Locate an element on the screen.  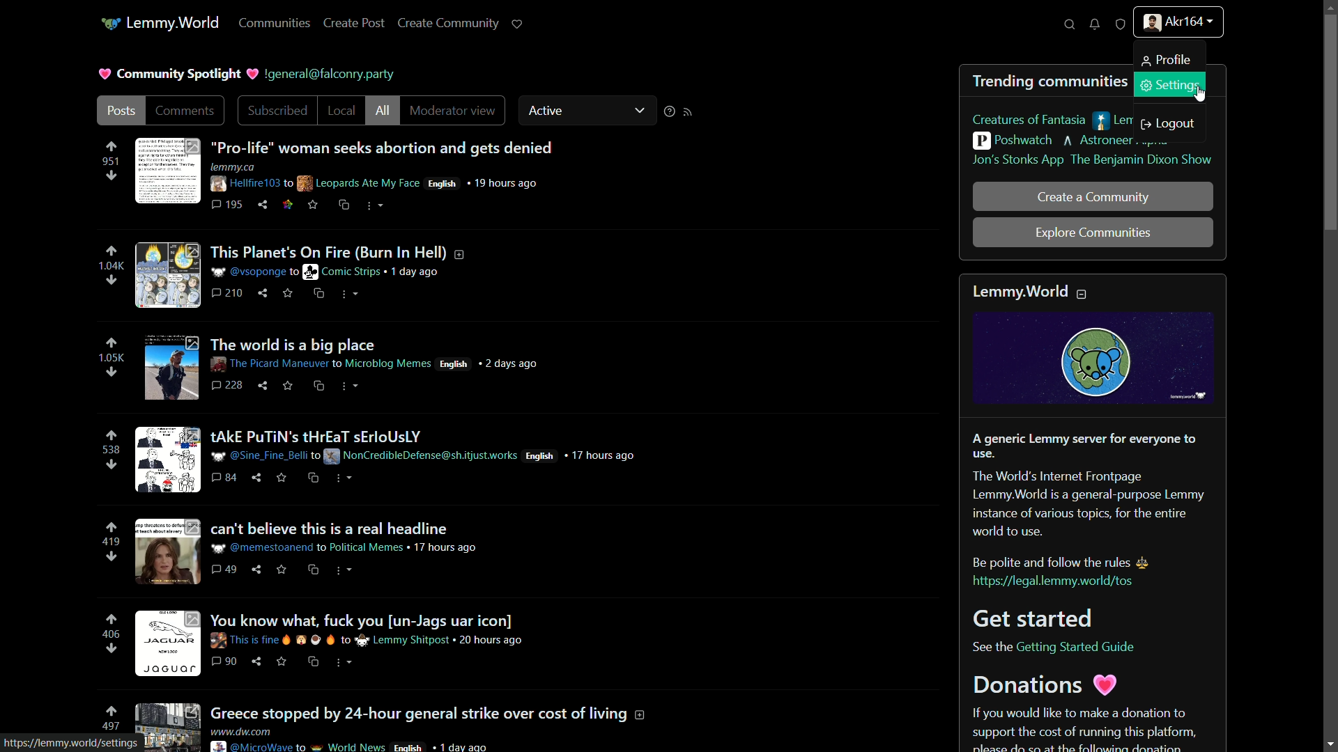
create post is located at coordinates (353, 22).